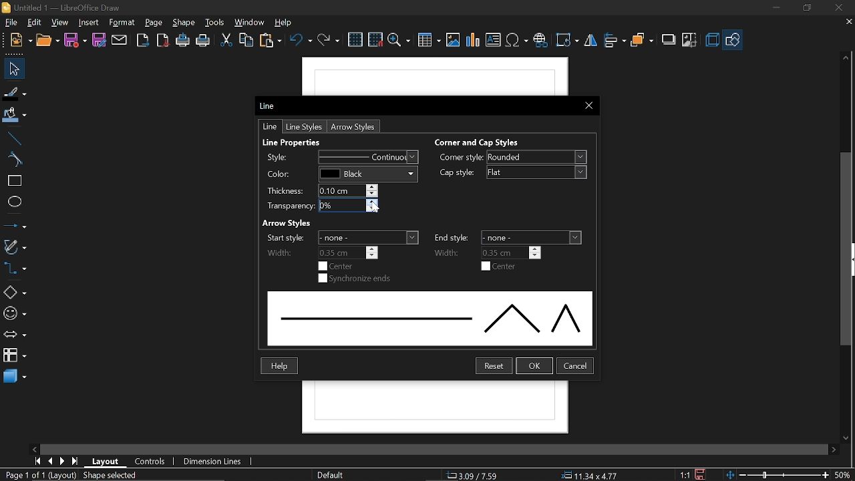 This screenshot has height=481, width=855. Describe the element at coordinates (75, 40) in the screenshot. I see `save ` at that location.